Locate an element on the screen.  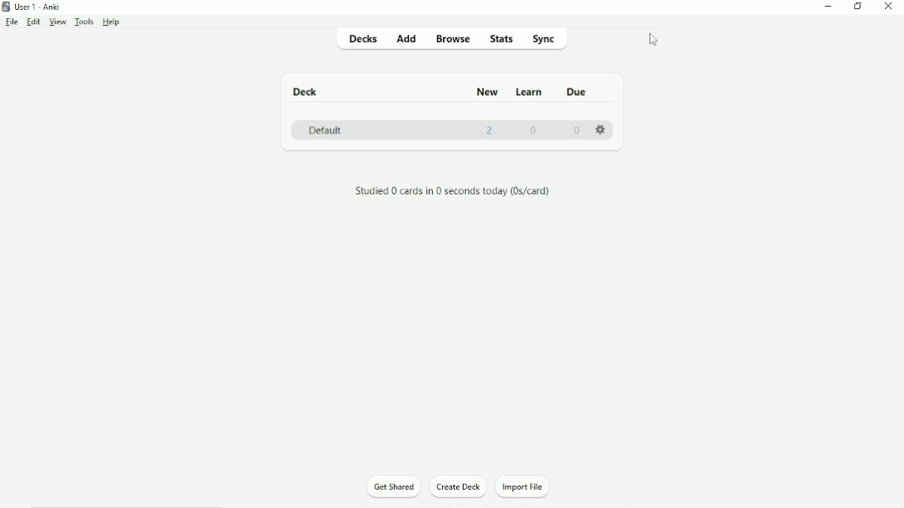
Restore down is located at coordinates (858, 7).